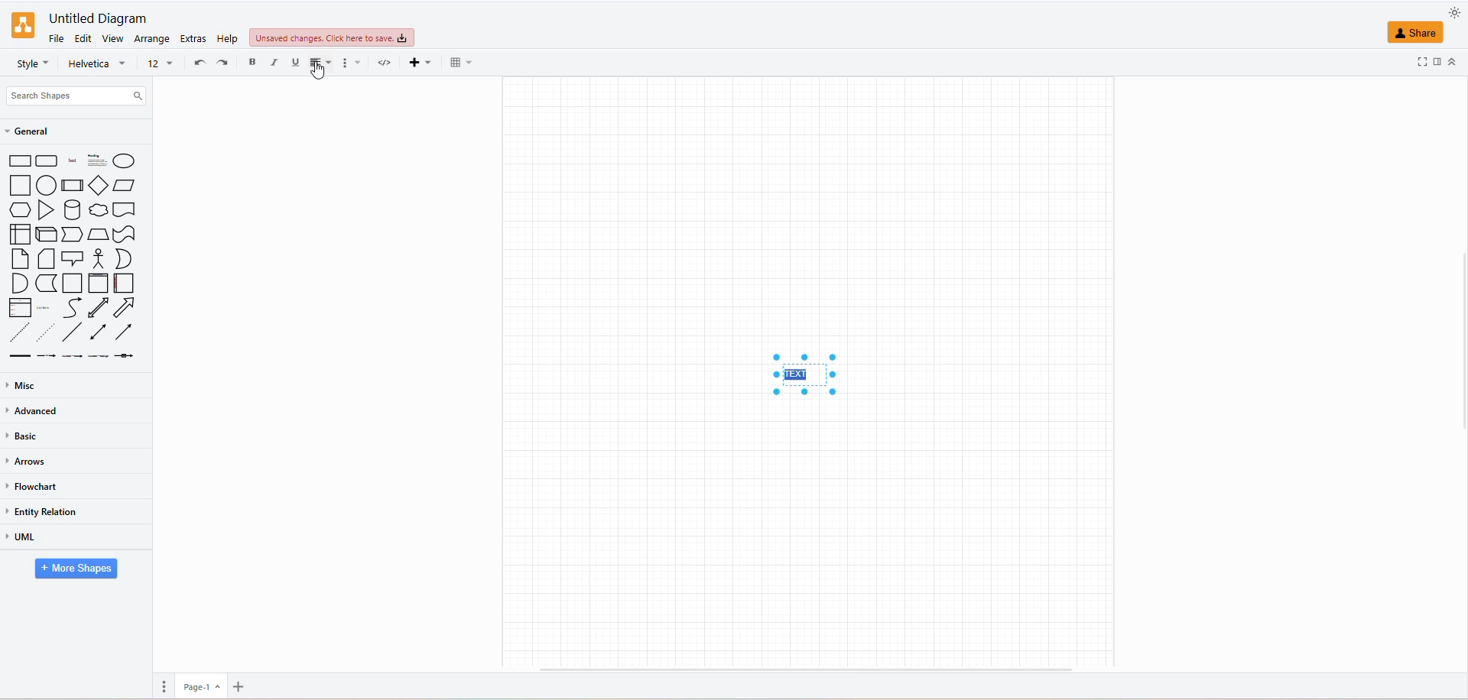 The height and width of the screenshot is (700, 1468). I want to click on entity relation, so click(48, 511).